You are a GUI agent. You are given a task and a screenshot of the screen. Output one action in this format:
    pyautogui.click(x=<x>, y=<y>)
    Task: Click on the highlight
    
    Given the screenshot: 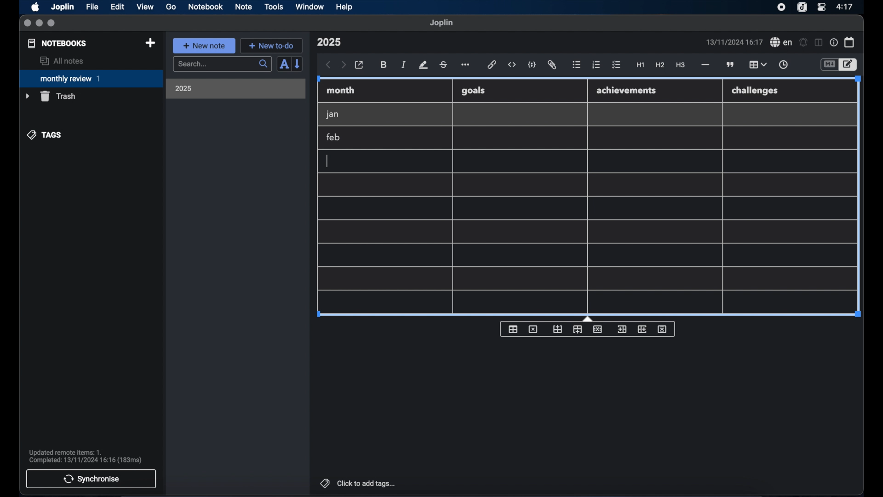 What is the action you would take?
    pyautogui.click(x=423, y=65)
    